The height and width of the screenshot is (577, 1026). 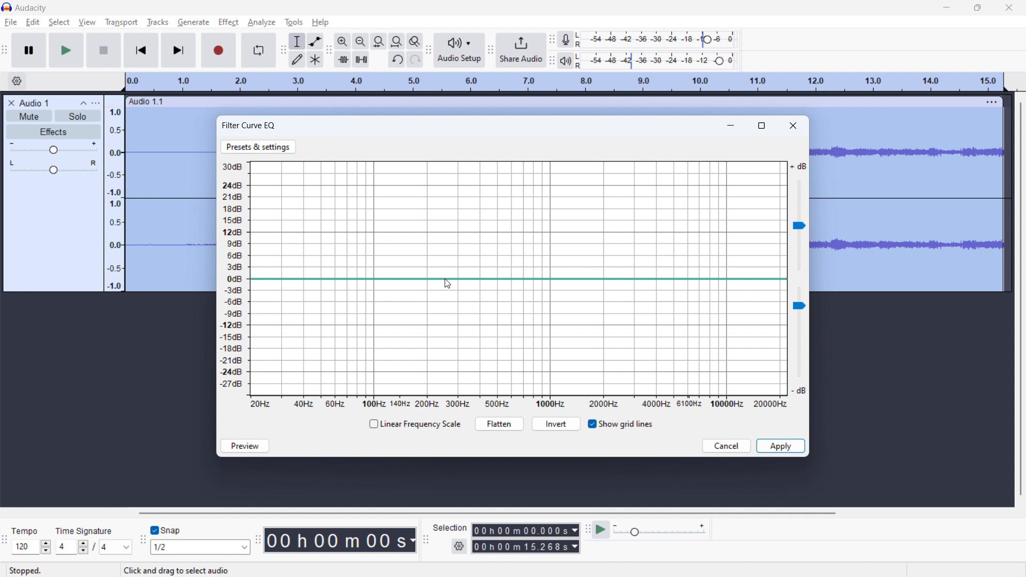 I want to click on Audacity, so click(x=32, y=8).